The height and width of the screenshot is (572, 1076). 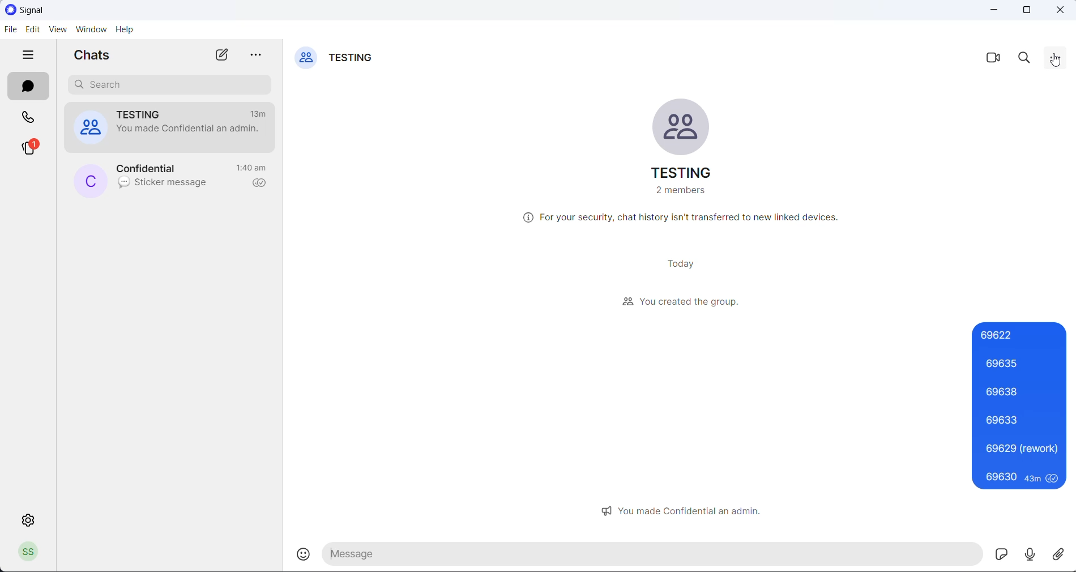 What do you see at coordinates (259, 57) in the screenshot?
I see `more options` at bounding box center [259, 57].